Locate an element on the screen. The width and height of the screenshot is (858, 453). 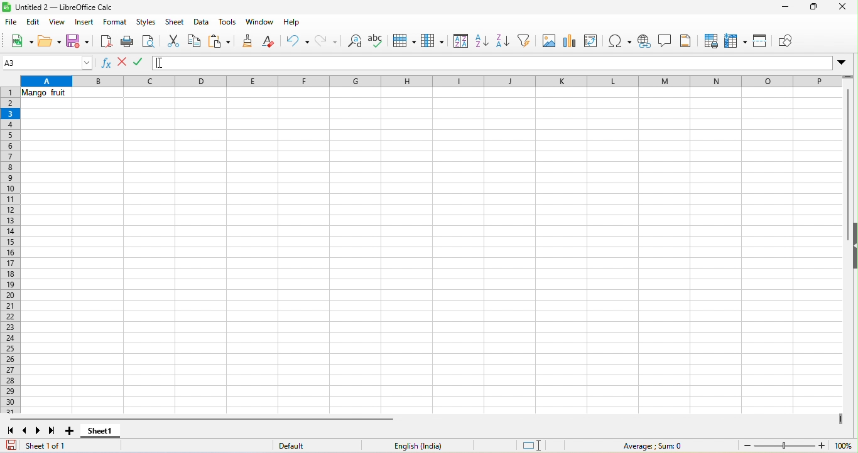
horizontal scroll bar is located at coordinates (197, 418).